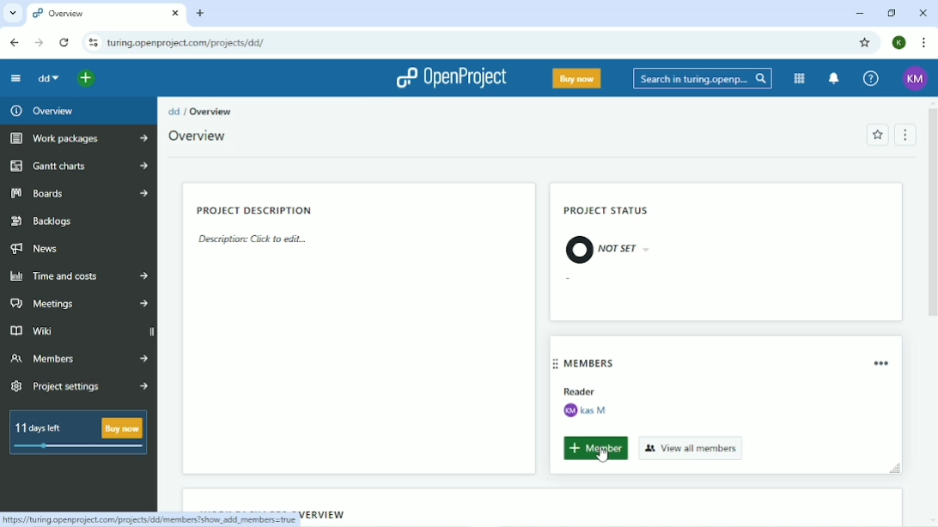  I want to click on News, so click(35, 249).